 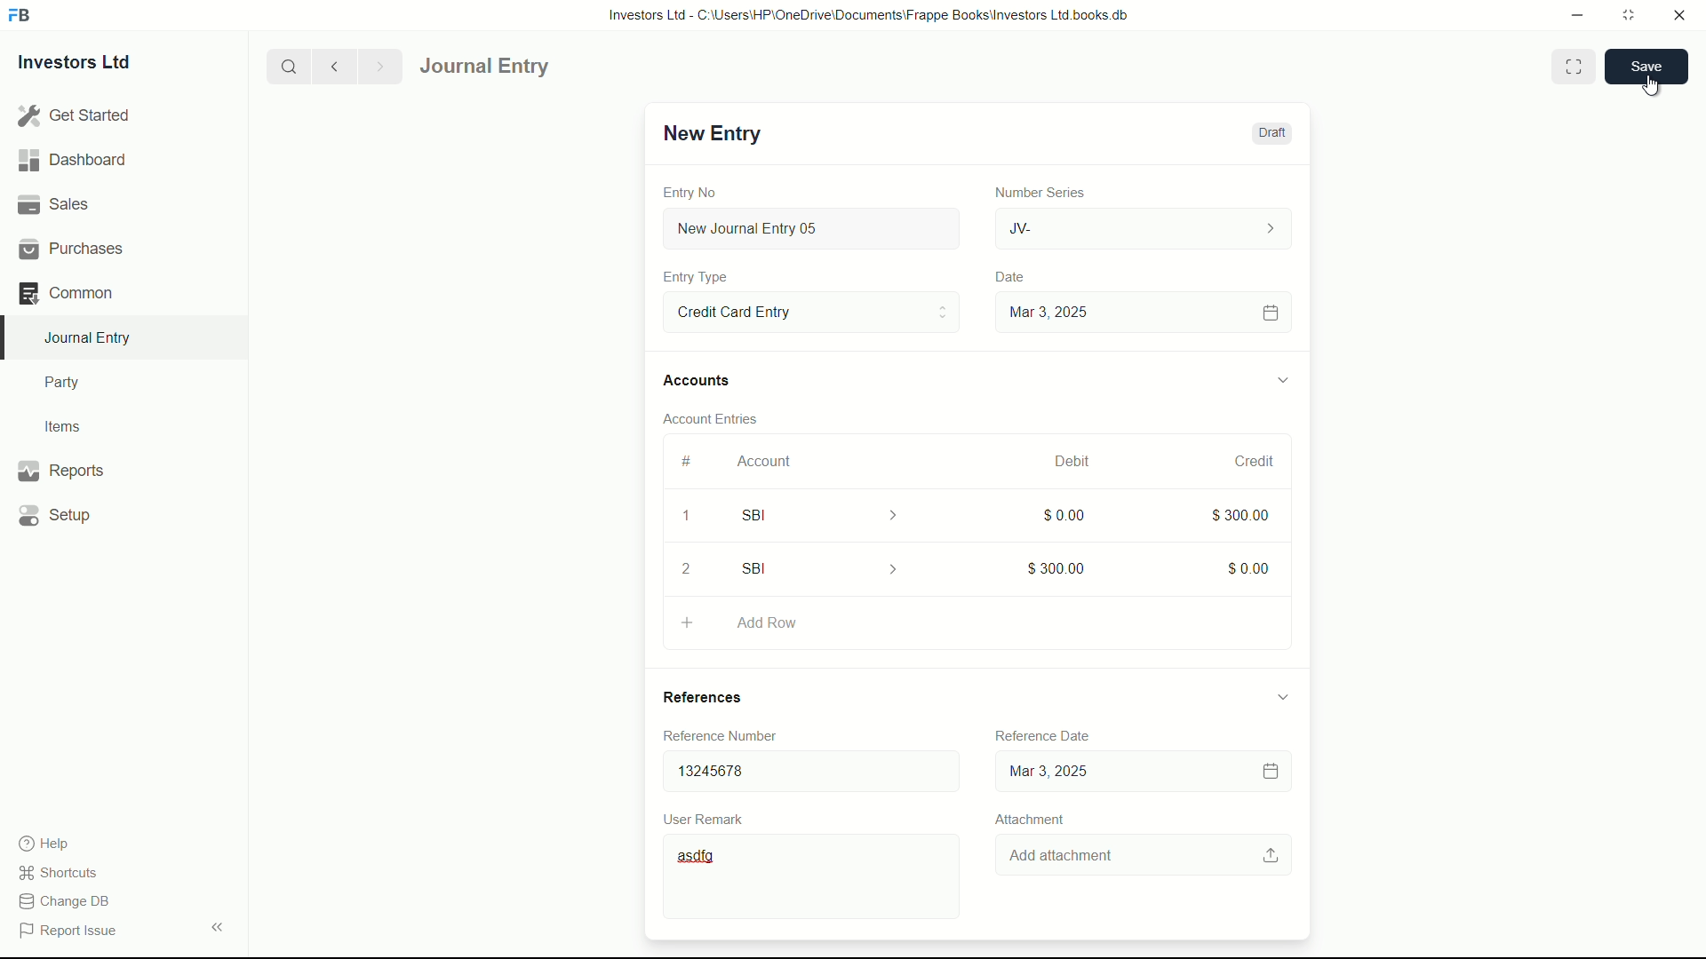 I want to click on Reference Number, so click(x=732, y=735).